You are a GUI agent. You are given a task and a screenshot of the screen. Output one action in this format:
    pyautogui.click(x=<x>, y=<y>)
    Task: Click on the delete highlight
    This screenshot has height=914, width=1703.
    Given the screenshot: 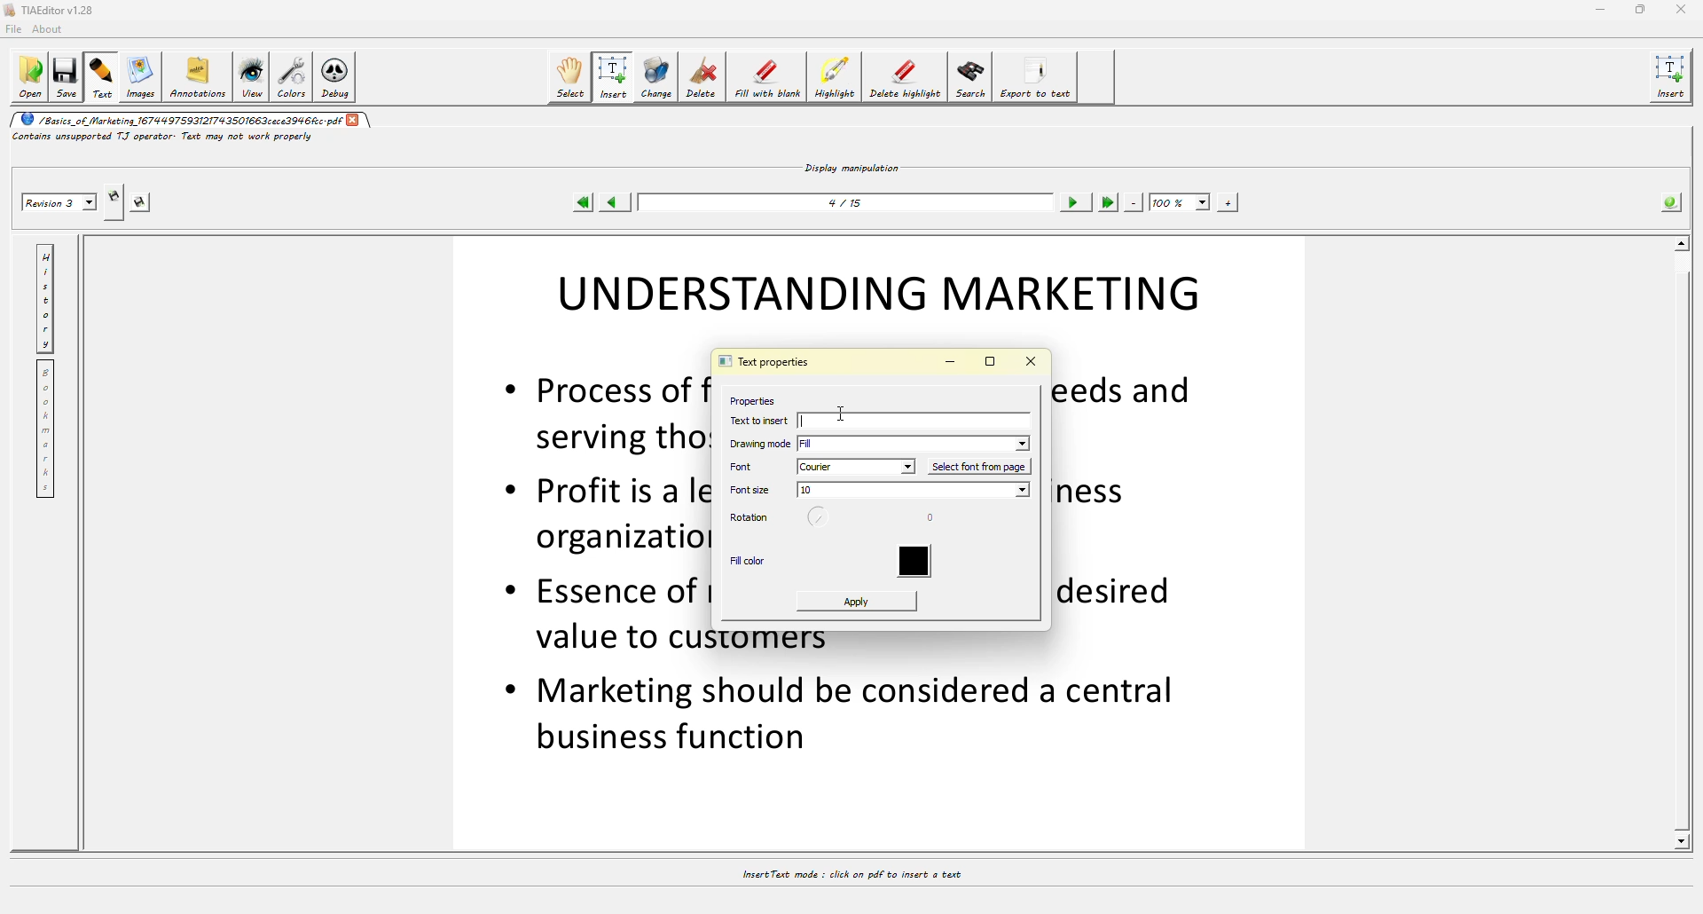 What is the action you would take?
    pyautogui.click(x=906, y=78)
    